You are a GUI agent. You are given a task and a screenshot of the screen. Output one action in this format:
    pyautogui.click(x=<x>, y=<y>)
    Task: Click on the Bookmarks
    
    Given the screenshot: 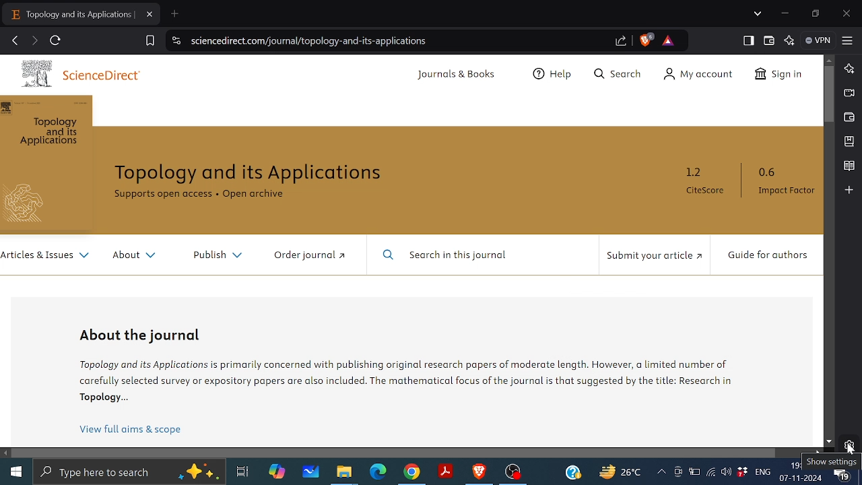 What is the action you would take?
    pyautogui.click(x=848, y=141)
    